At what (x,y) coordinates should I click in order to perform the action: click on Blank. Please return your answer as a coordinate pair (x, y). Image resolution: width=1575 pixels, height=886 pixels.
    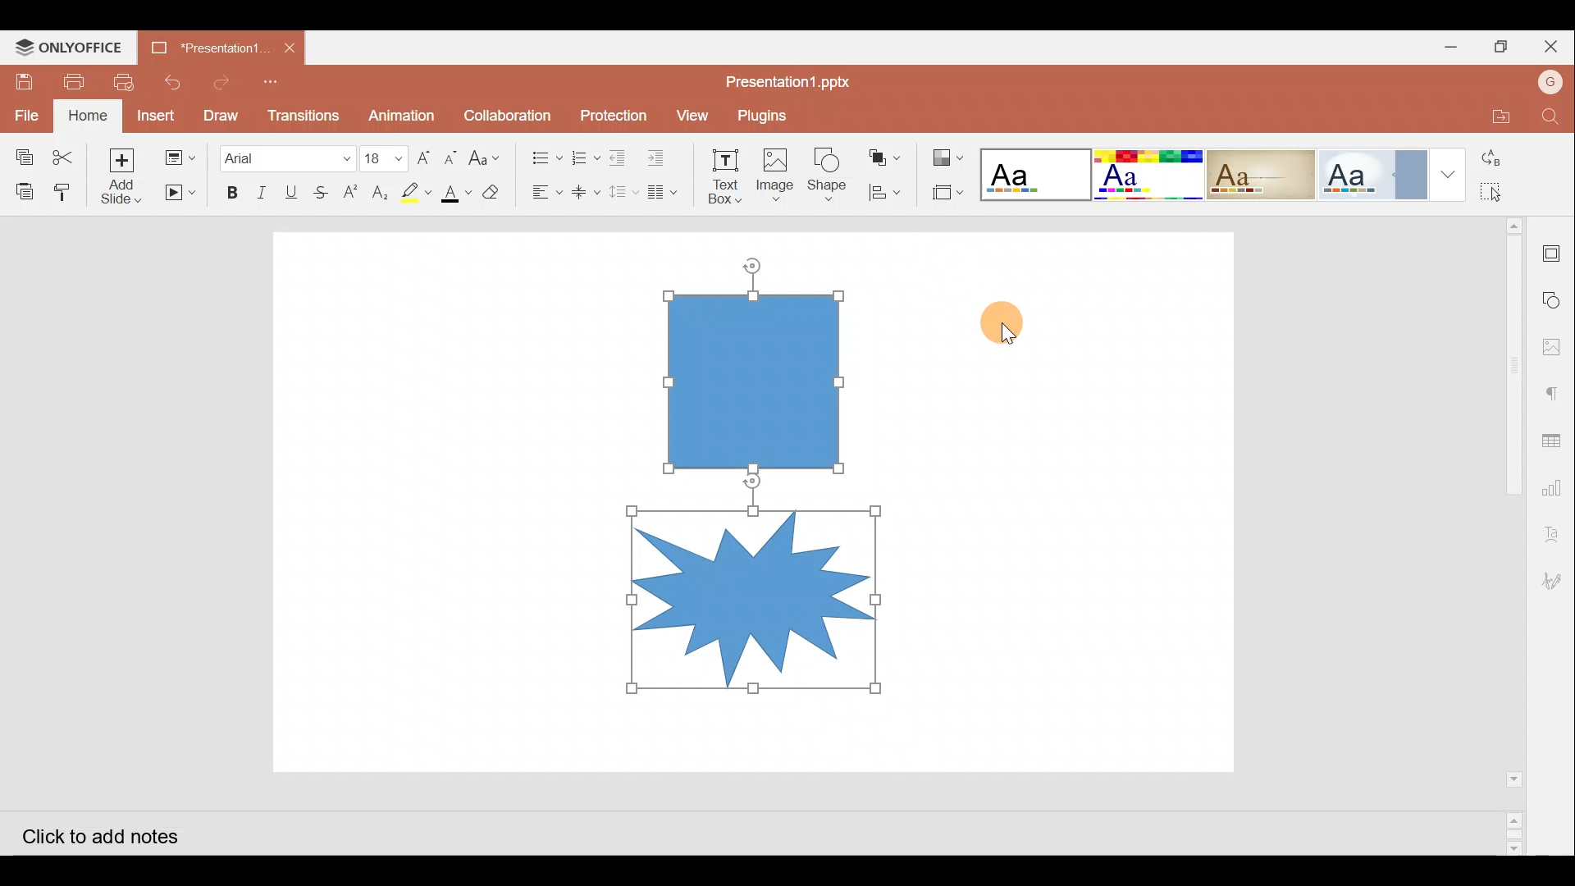
    Looking at the image, I should click on (1034, 170).